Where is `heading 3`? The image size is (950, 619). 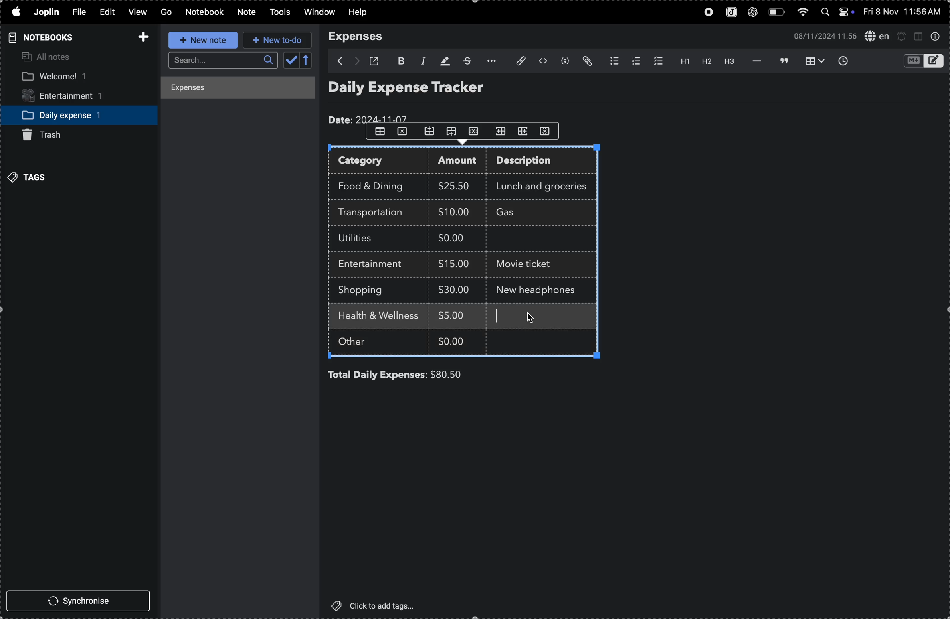 heading 3 is located at coordinates (730, 62).